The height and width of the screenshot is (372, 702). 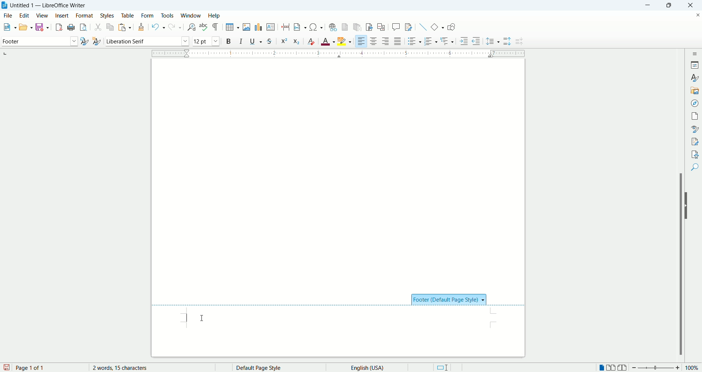 I want to click on bold, so click(x=229, y=41).